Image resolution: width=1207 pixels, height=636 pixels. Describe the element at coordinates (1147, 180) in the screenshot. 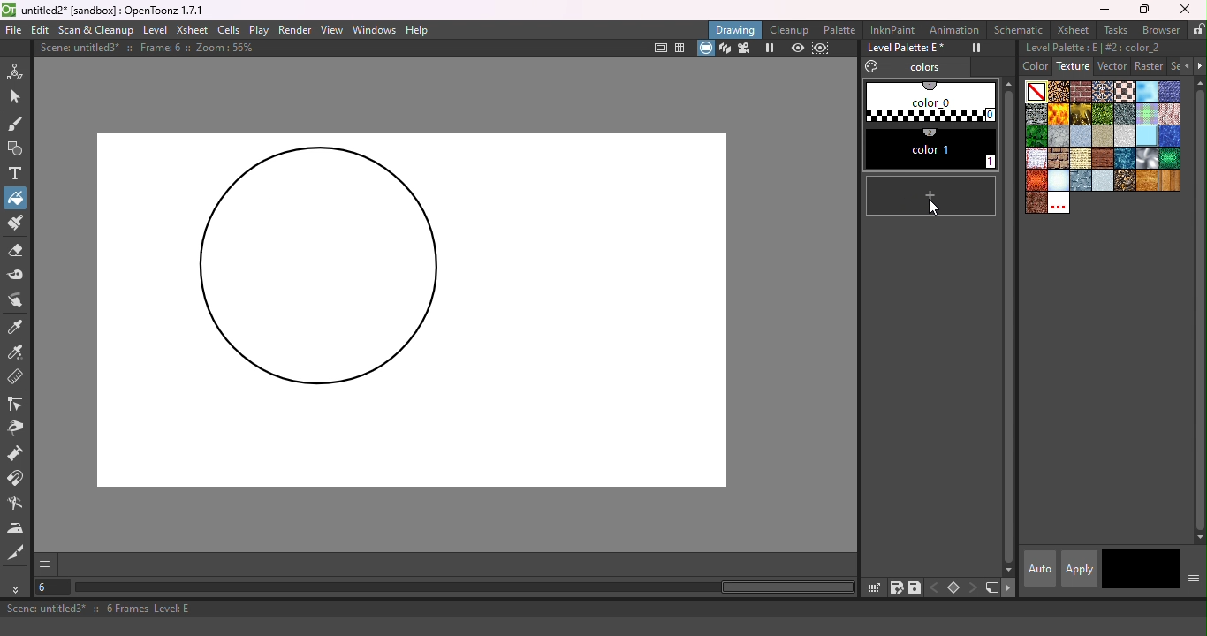

I see `woodgran.bmp` at that location.